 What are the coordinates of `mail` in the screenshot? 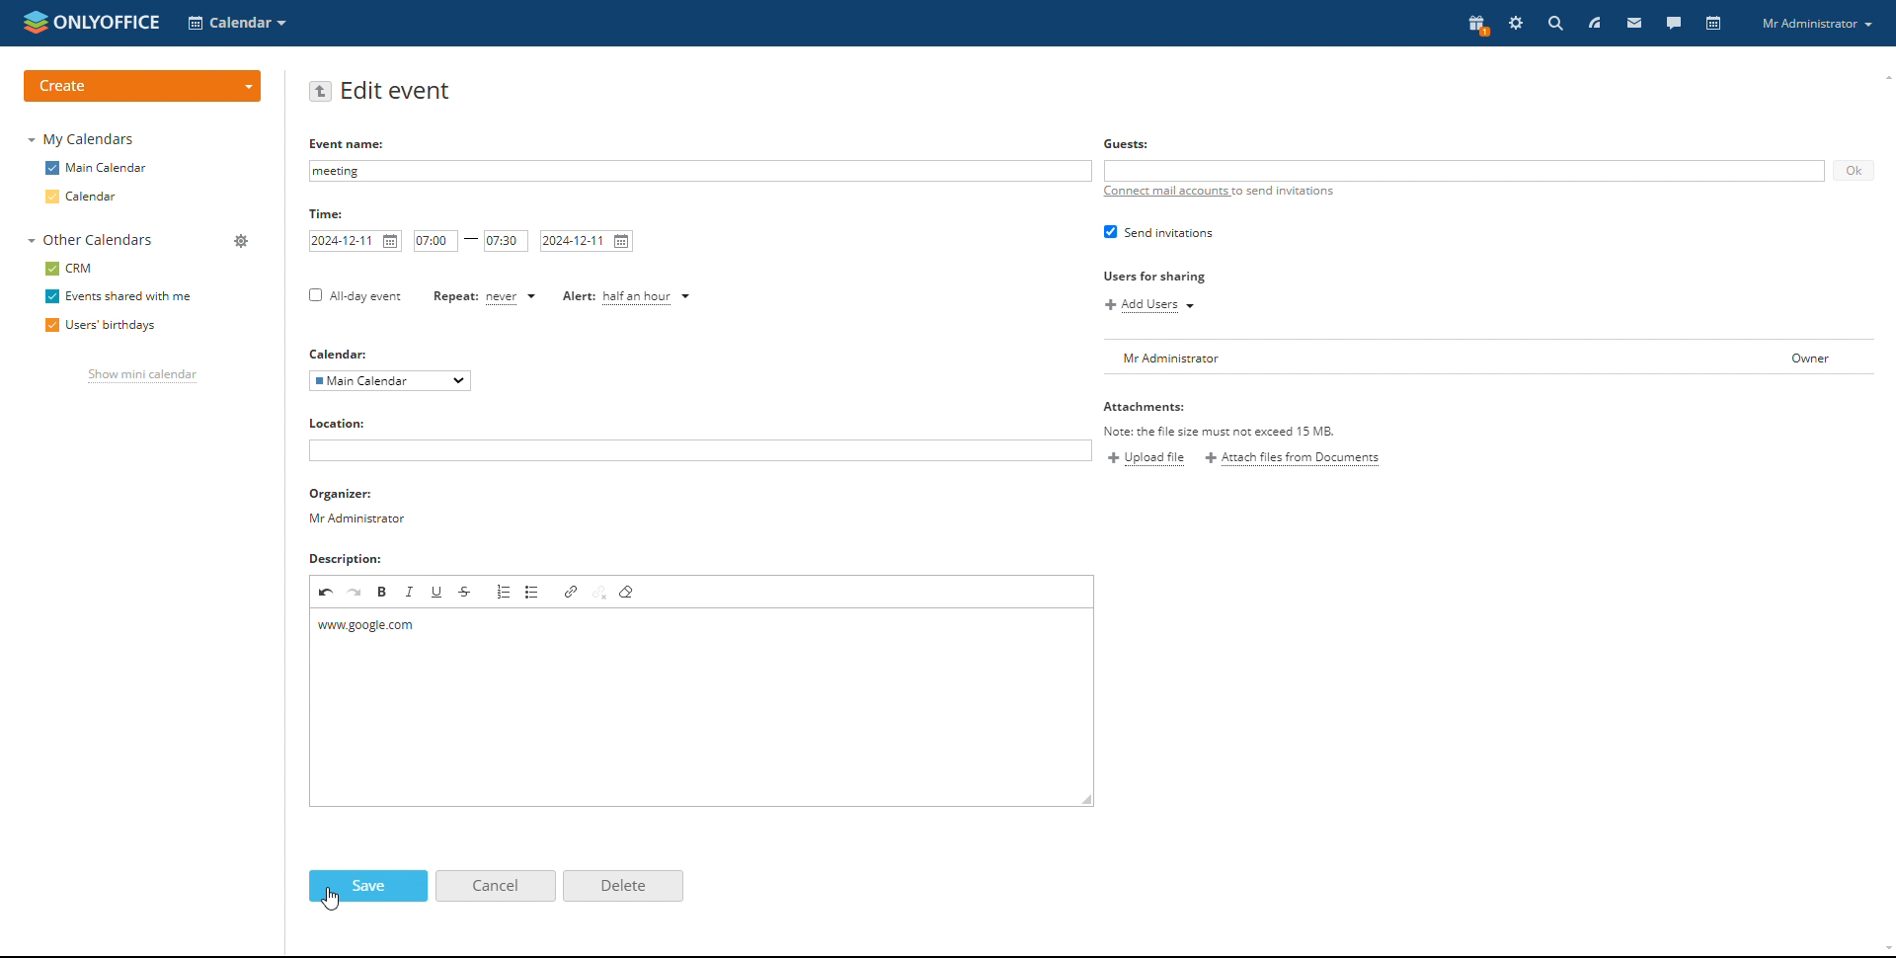 It's located at (1635, 22).